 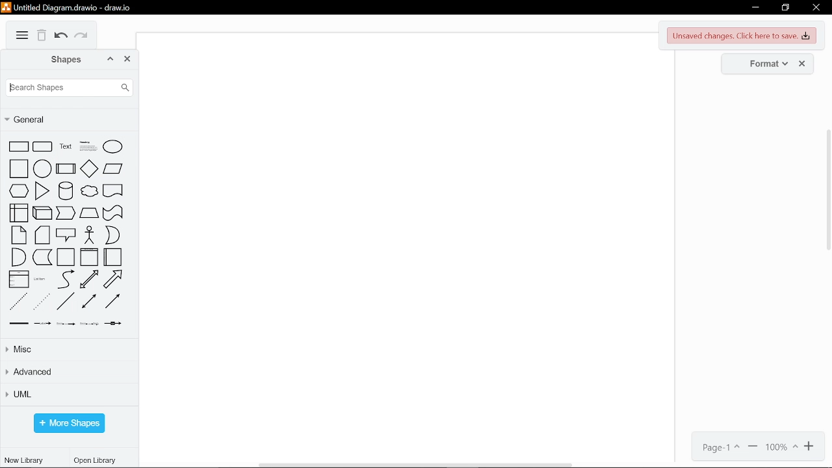 I want to click on circle, so click(x=42, y=169).